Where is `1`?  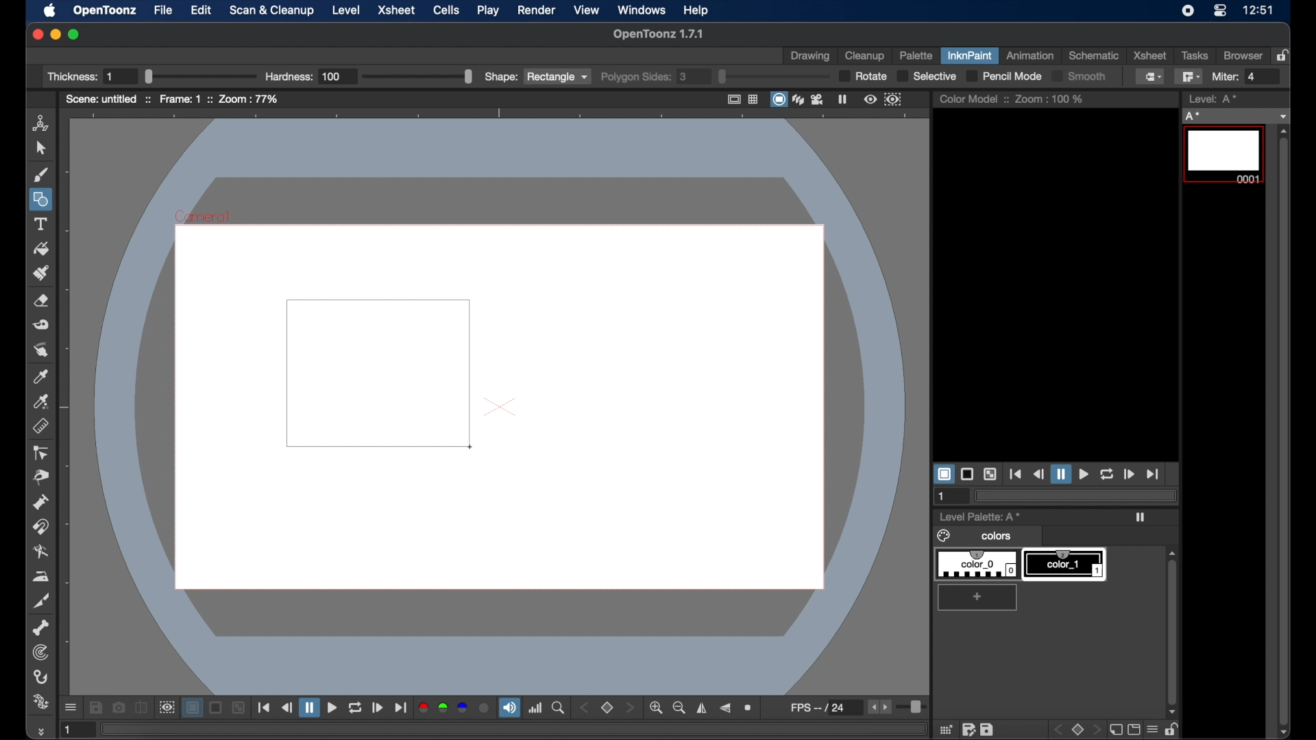
1 is located at coordinates (75, 729).